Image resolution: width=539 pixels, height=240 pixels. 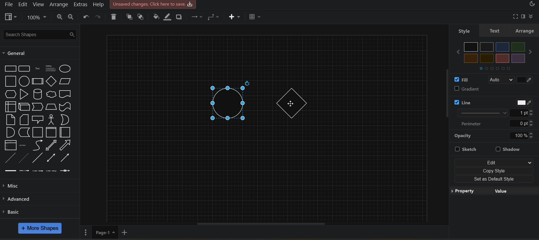 What do you see at coordinates (487, 58) in the screenshot?
I see `` at bounding box center [487, 58].